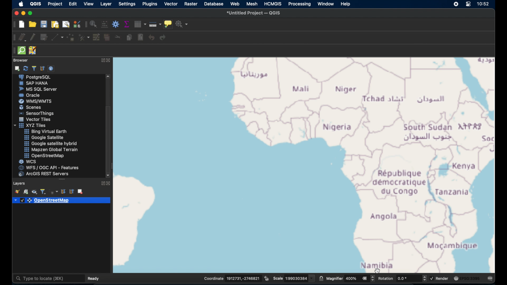 This screenshot has height=285, width=507. What do you see at coordinates (46, 156) in the screenshot?
I see `openstreetmap` at bounding box center [46, 156].